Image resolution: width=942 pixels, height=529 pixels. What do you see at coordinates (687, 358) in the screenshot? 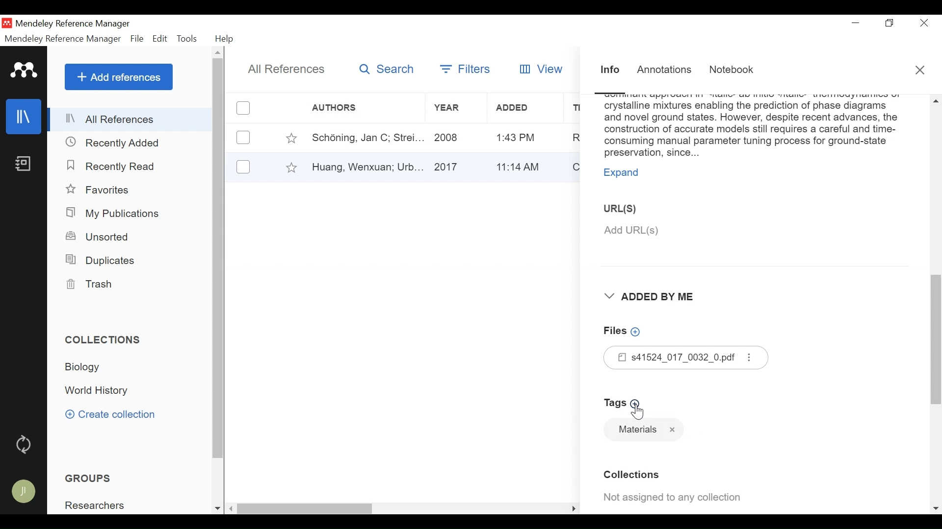
I see `Files` at bounding box center [687, 358].